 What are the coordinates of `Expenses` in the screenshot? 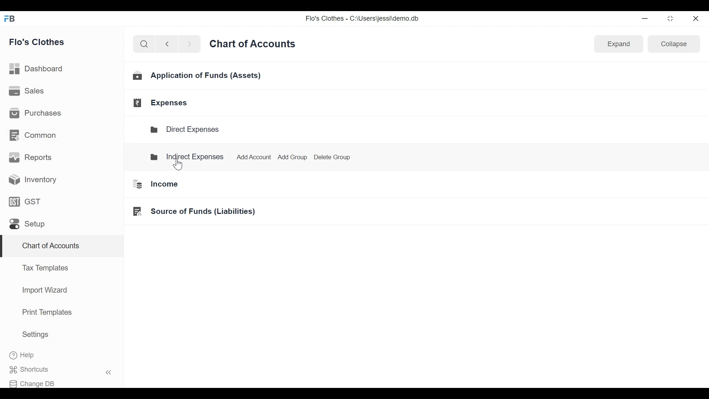 It's located at (162, 103).